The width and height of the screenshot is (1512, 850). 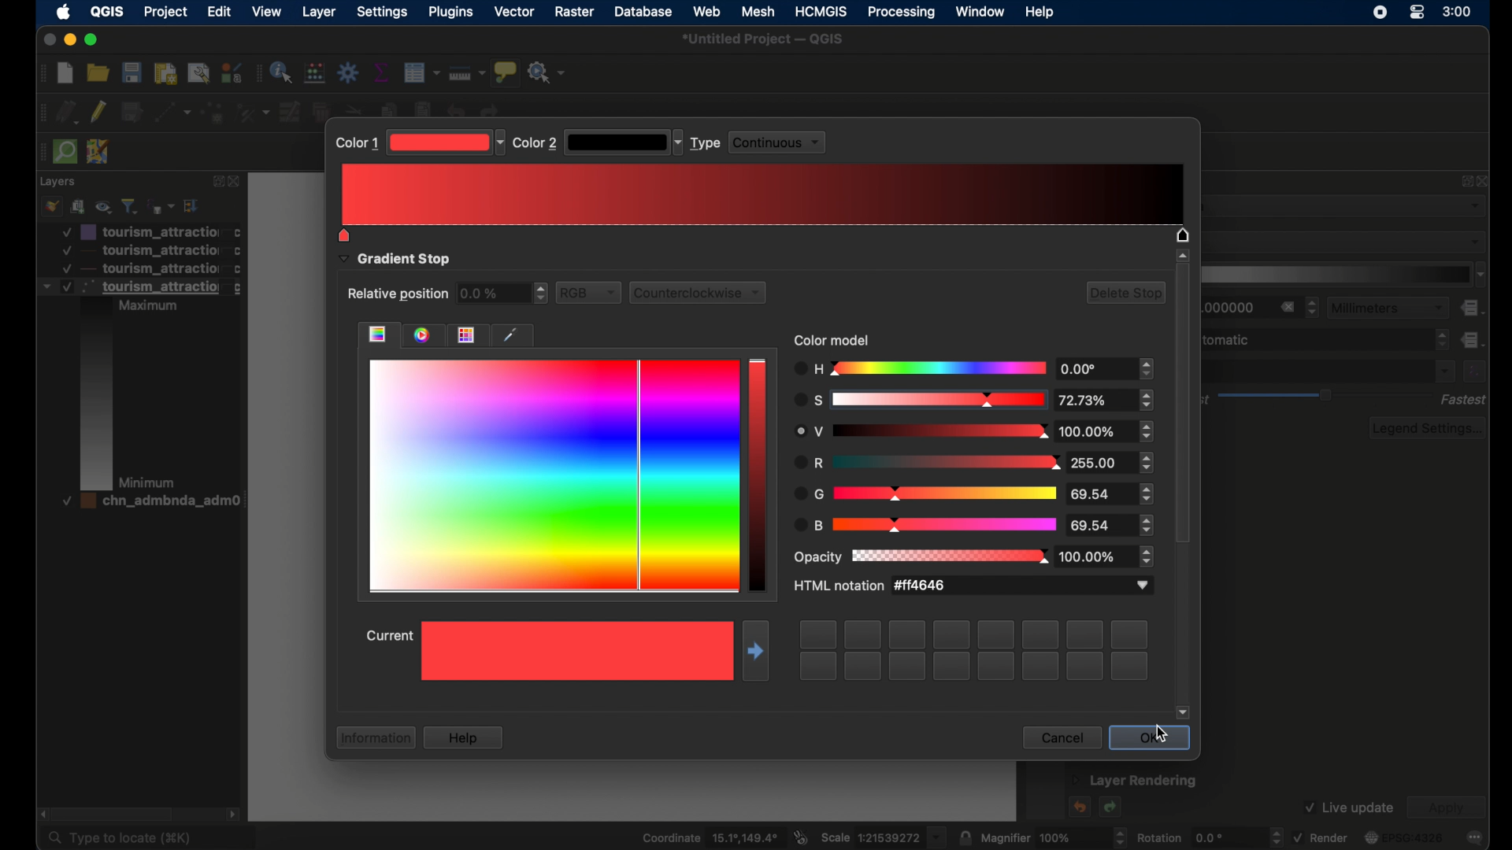 I want to click on save project, so click(x=133, y=72).